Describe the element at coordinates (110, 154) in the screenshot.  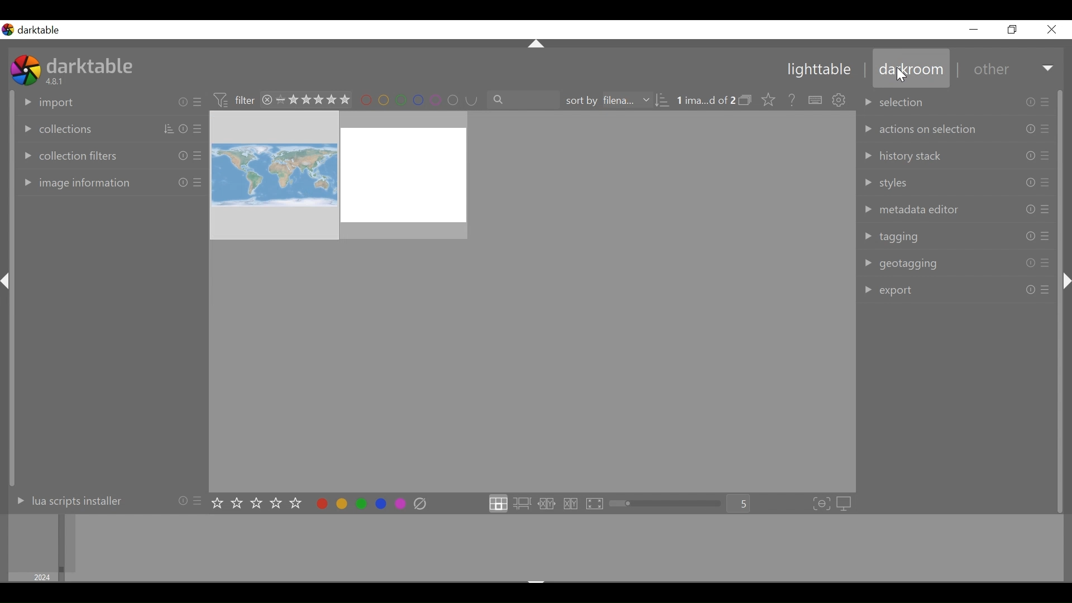
I see `Collection filters` at that location.